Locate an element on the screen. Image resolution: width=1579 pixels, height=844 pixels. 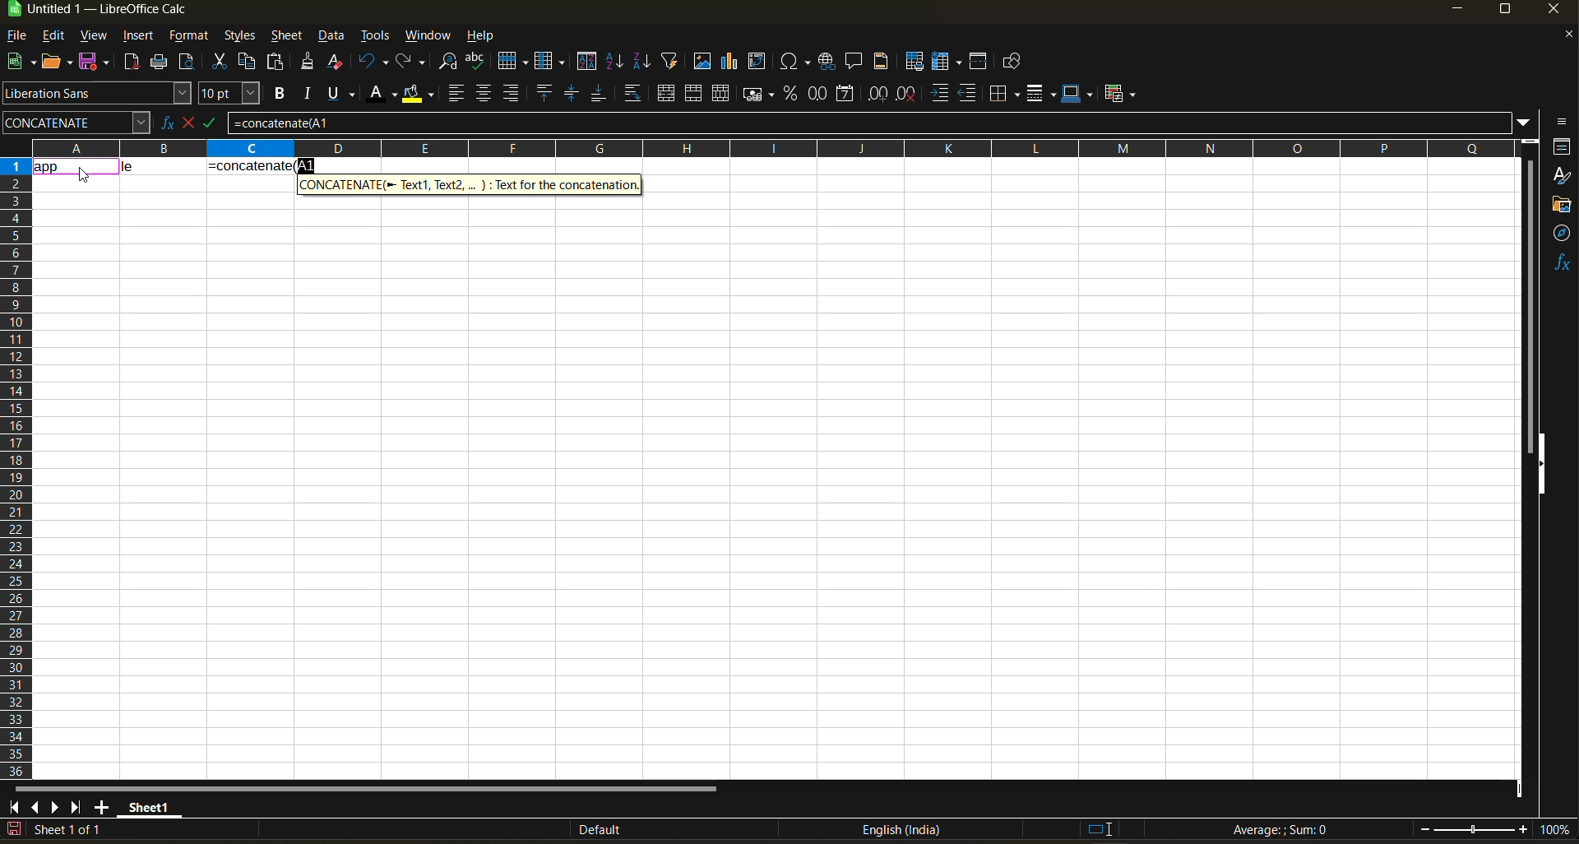
spelling is located at coordinates (475, 63).